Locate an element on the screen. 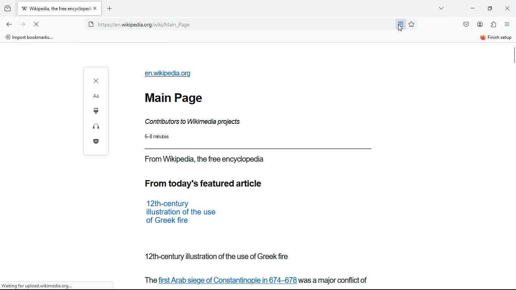  toggle reader view selected is located at coordinates (400, 26).